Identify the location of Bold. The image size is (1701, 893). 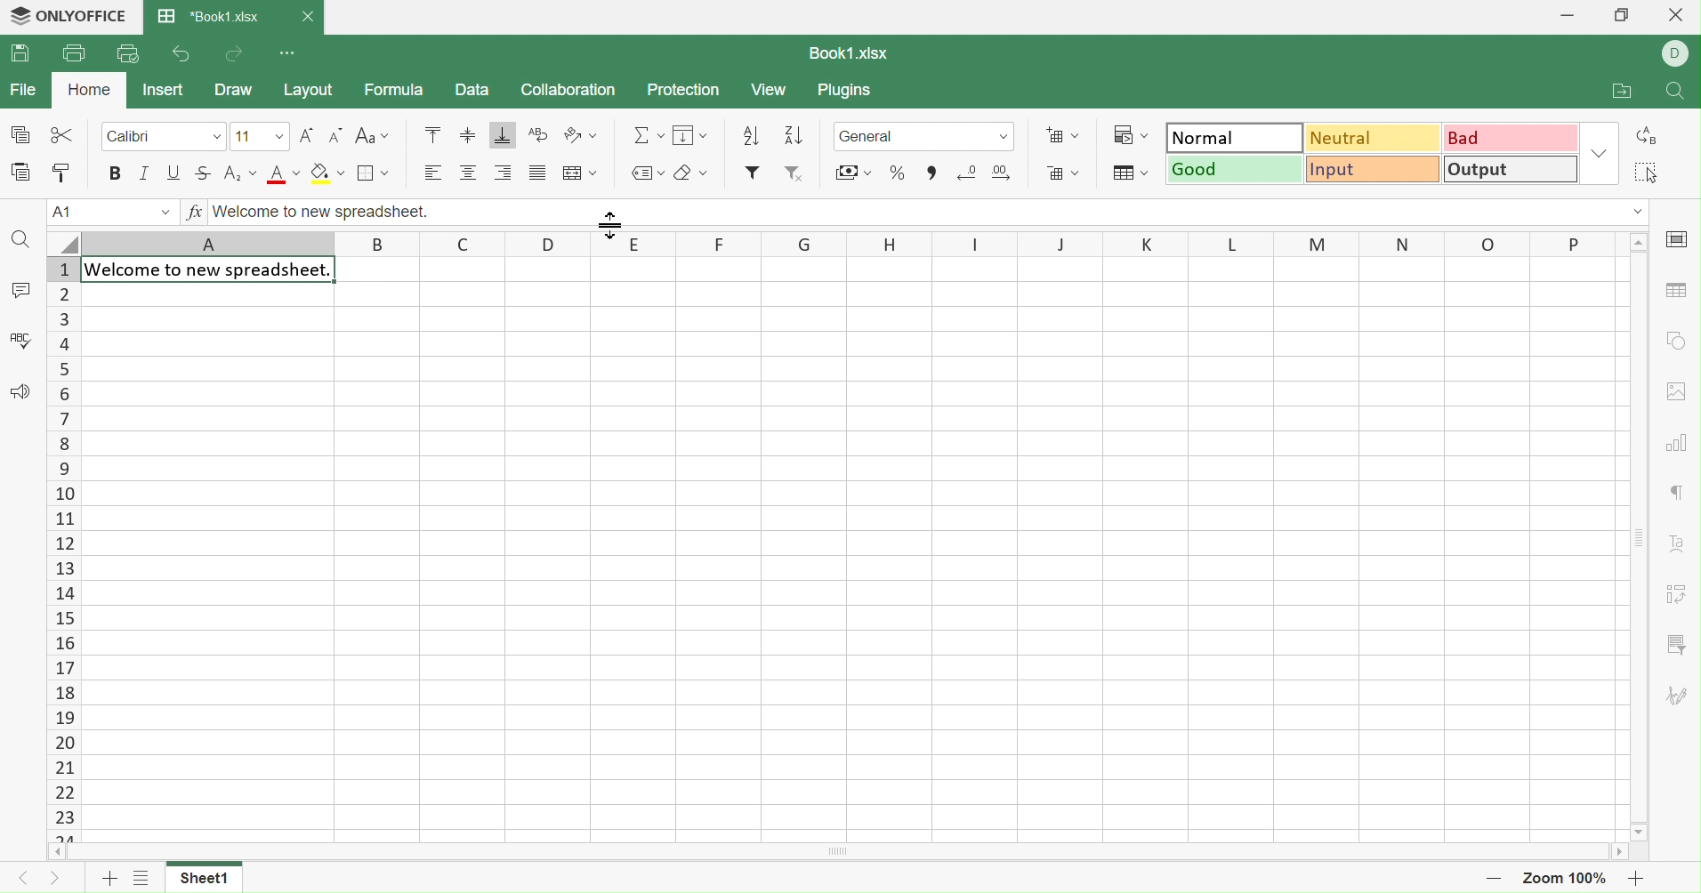
(116, 172).